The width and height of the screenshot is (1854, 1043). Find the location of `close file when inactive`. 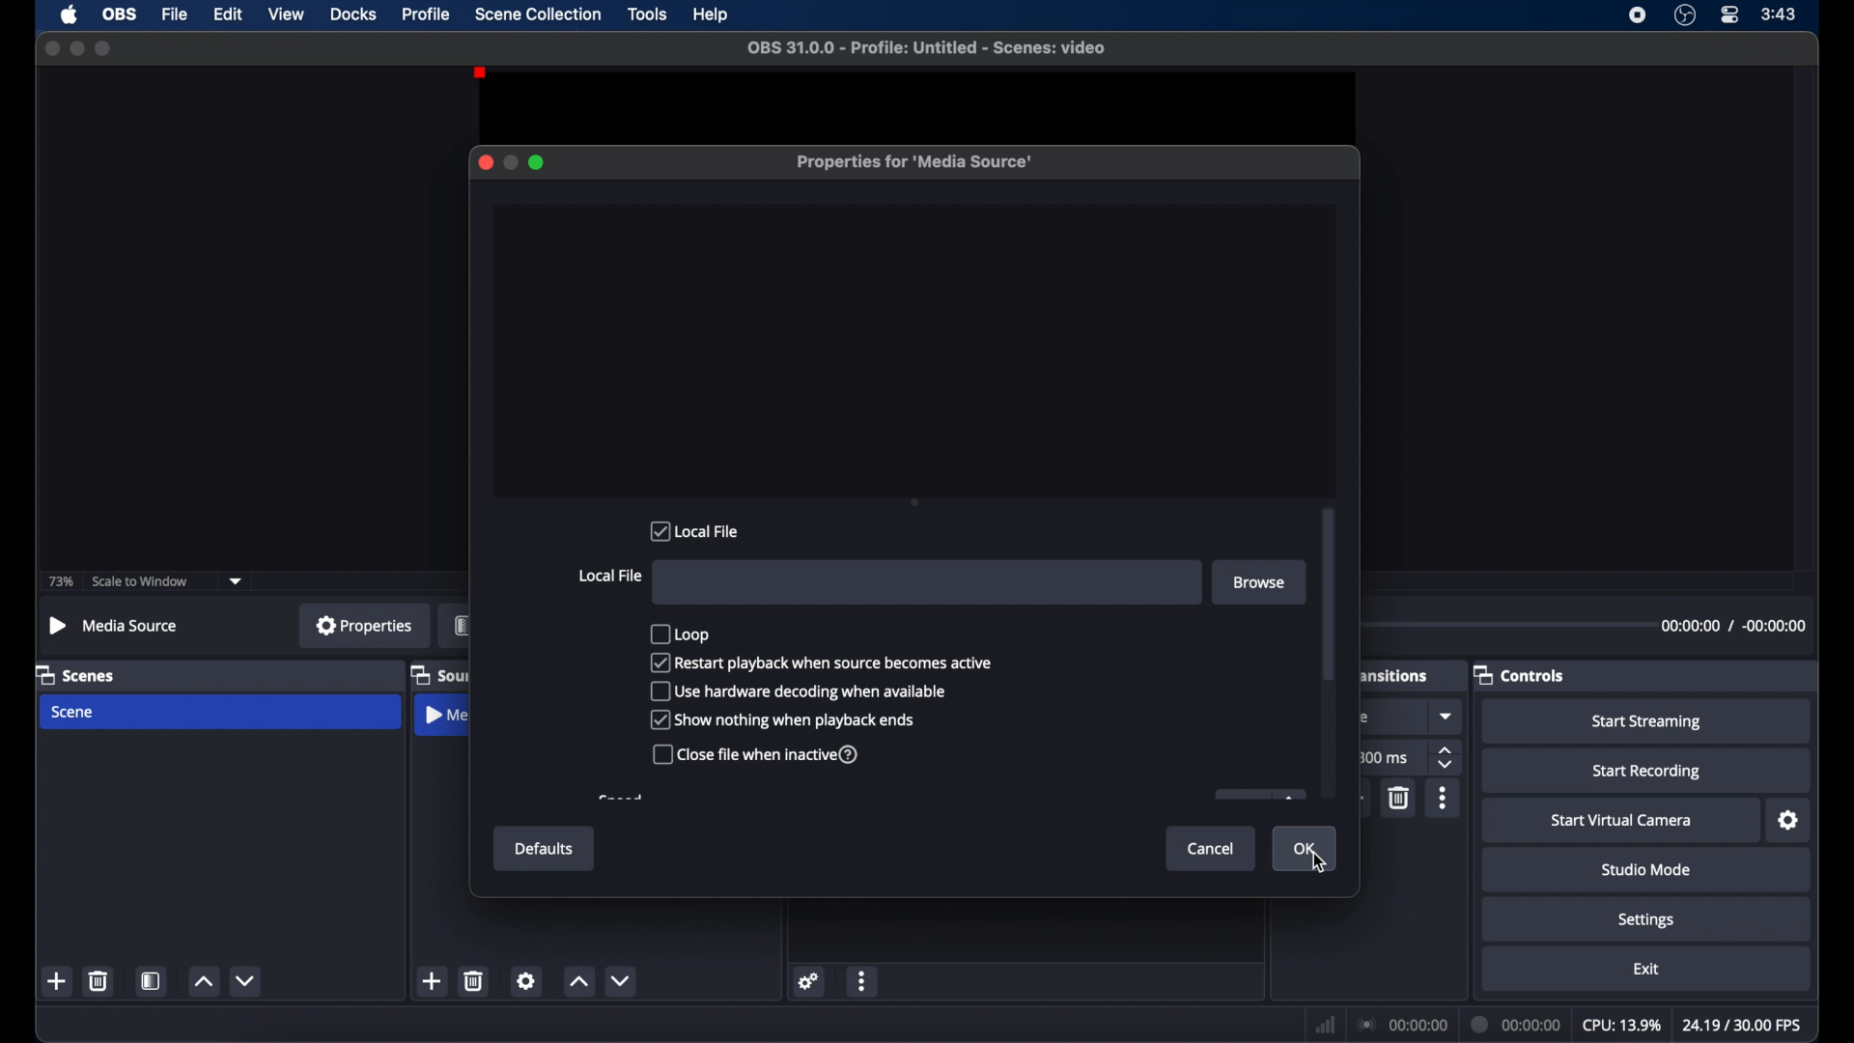

close file when inactive is located at coordinates (757, 753).